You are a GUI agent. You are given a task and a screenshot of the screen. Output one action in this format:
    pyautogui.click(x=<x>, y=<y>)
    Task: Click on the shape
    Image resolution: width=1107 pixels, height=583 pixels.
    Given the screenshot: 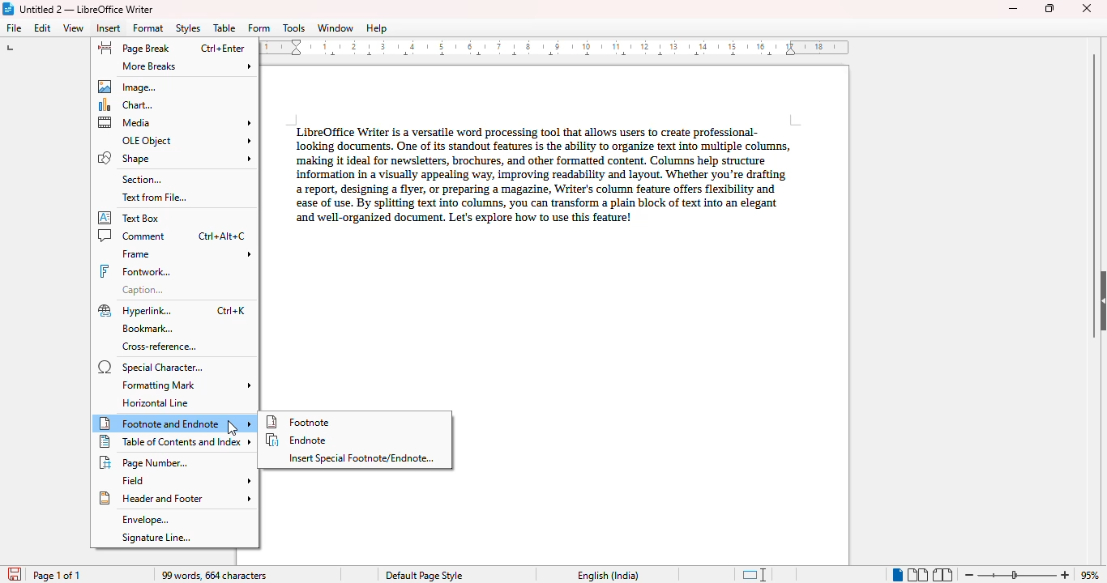 What is the action you would take?
    pyautogui.click(x=175, y=159)
    